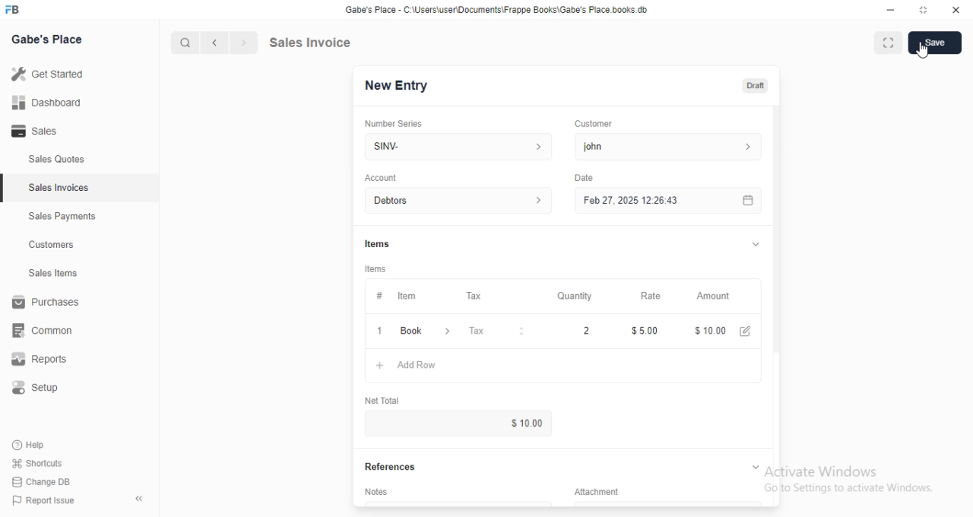 This screenshot has height=517, width=973. Describe the element at coordinates (717, 297) in the screenshot. I see `Amount` at that location.